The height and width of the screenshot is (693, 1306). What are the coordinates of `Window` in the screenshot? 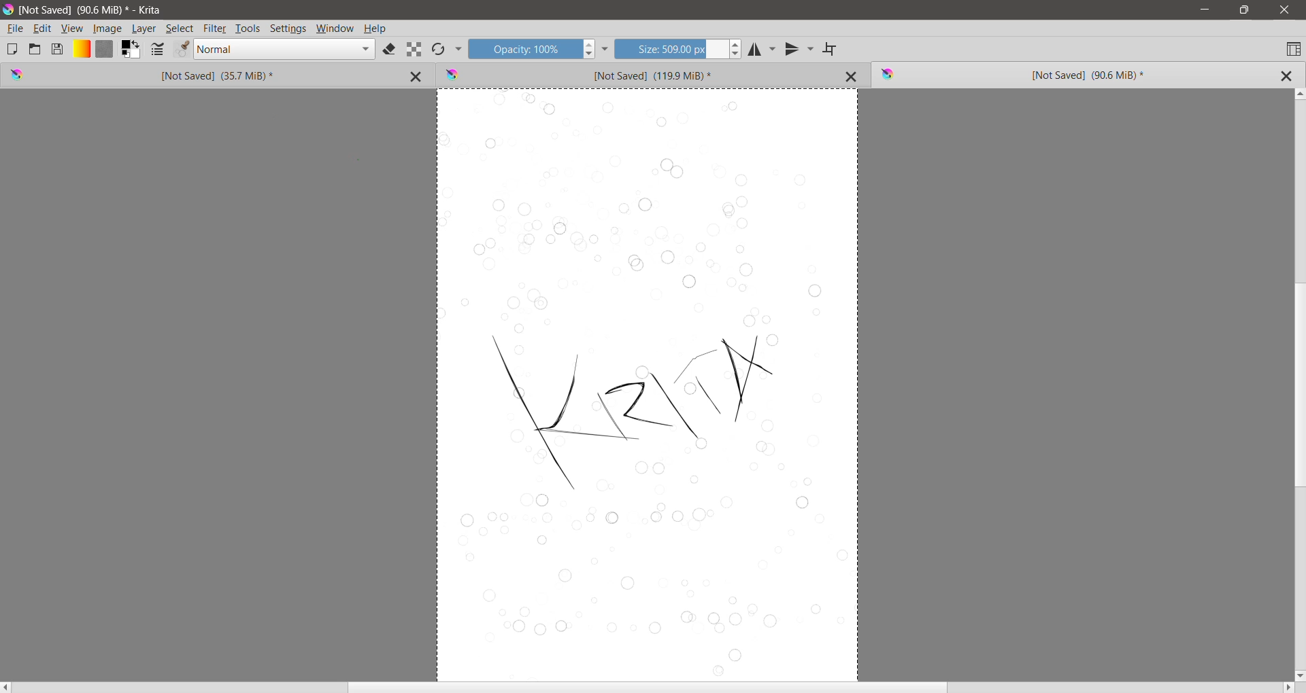 It's located at (335, 29).